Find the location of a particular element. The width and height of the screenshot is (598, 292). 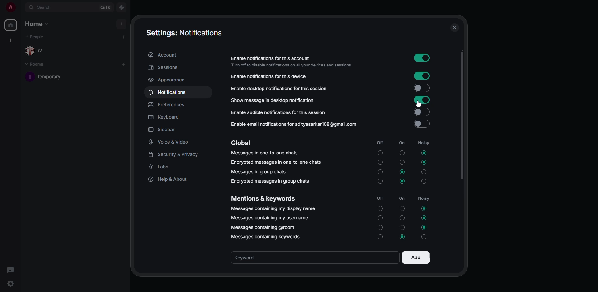

Noisy Unselected is located at coordinates (424, 172).